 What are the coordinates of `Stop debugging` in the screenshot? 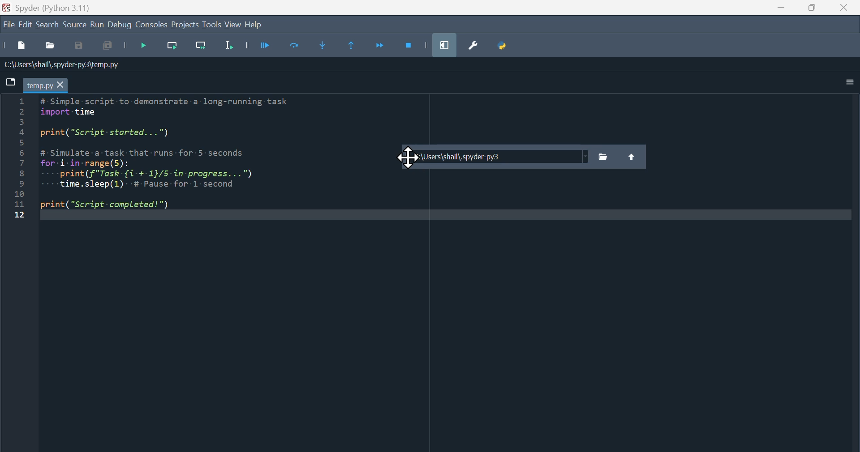 It's located at (417, 44).